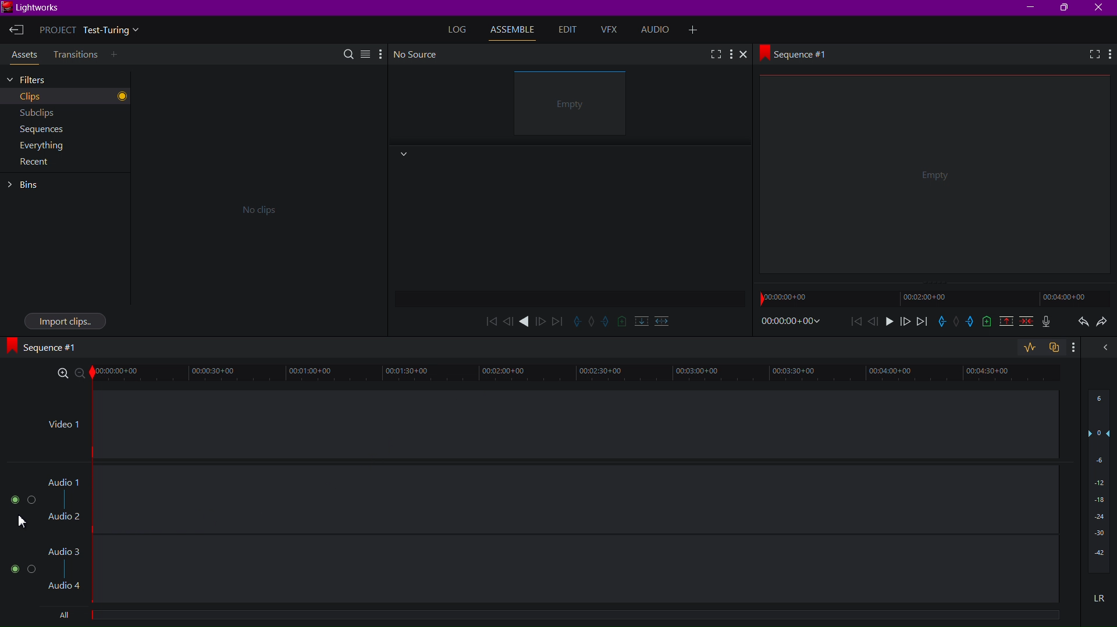 This screenshot has width=1117, height=627. Describe the element at coordinates (1024, 323) in the screenshot. I see `merge` at that location.